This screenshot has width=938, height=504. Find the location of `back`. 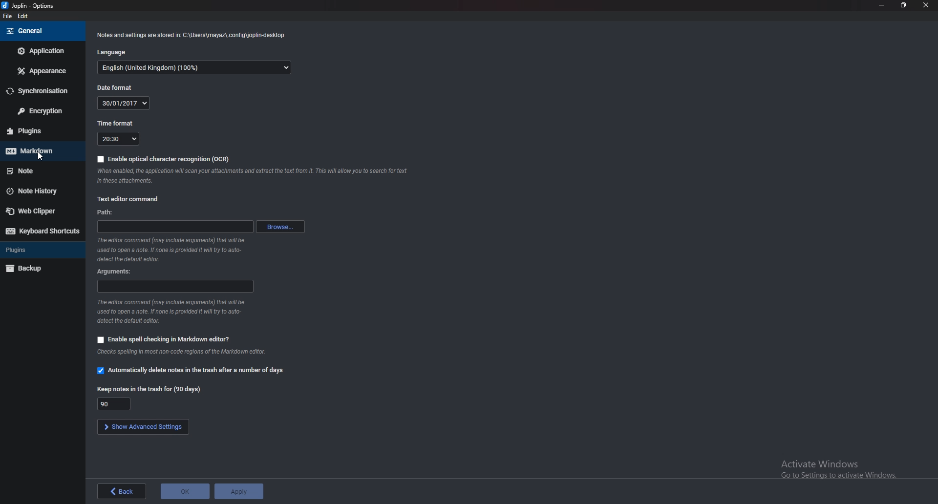

back is located at coordinates (122, 491).